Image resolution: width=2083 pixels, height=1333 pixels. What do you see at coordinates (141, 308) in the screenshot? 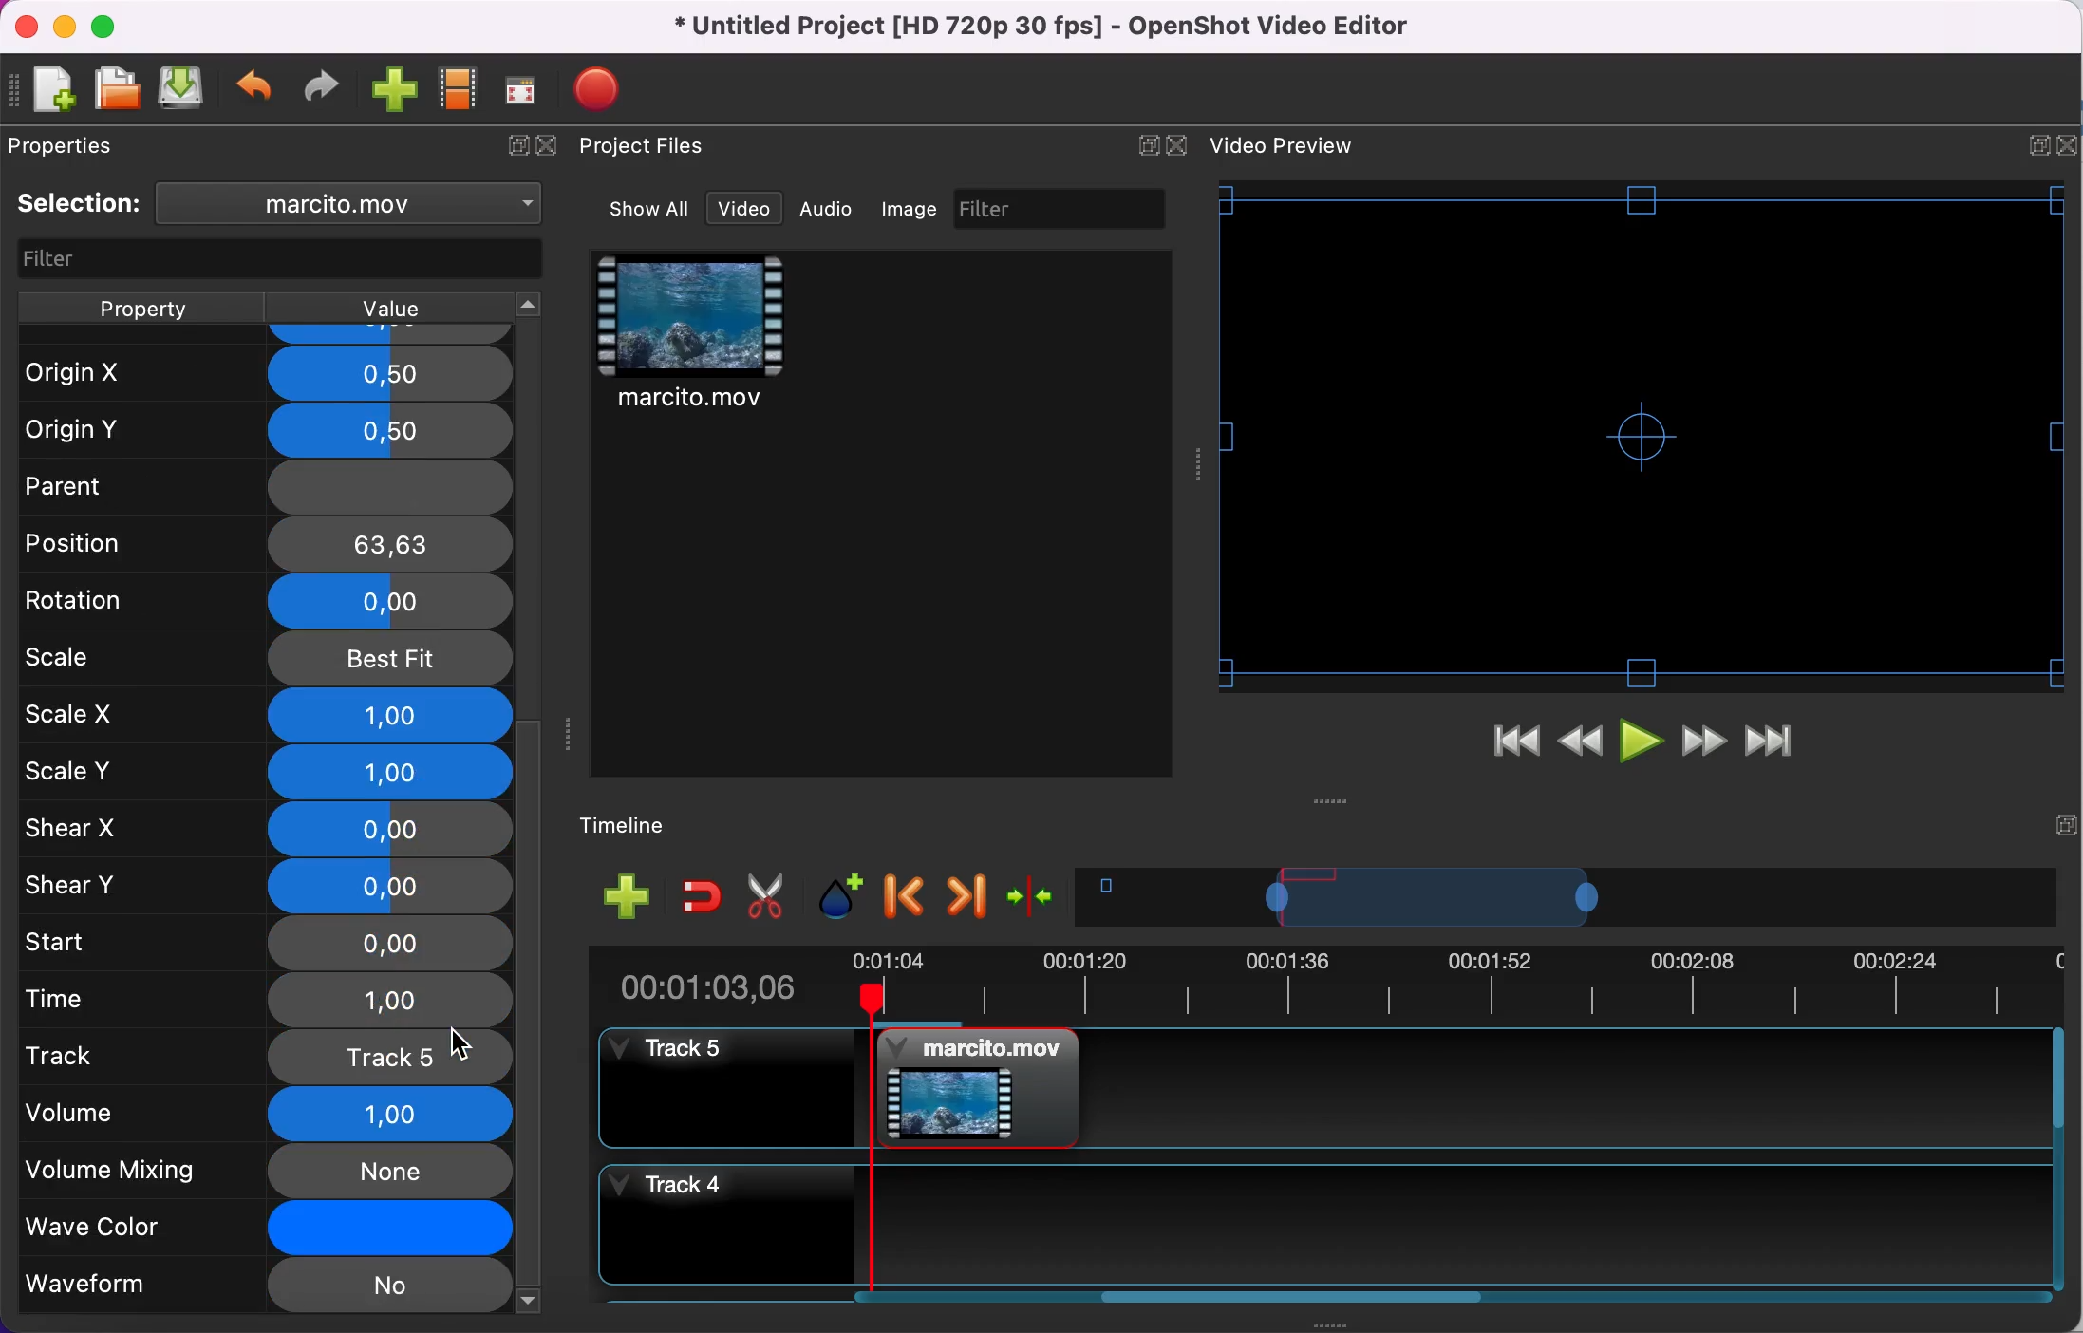
I see `property` at bounding box center [141, 308].